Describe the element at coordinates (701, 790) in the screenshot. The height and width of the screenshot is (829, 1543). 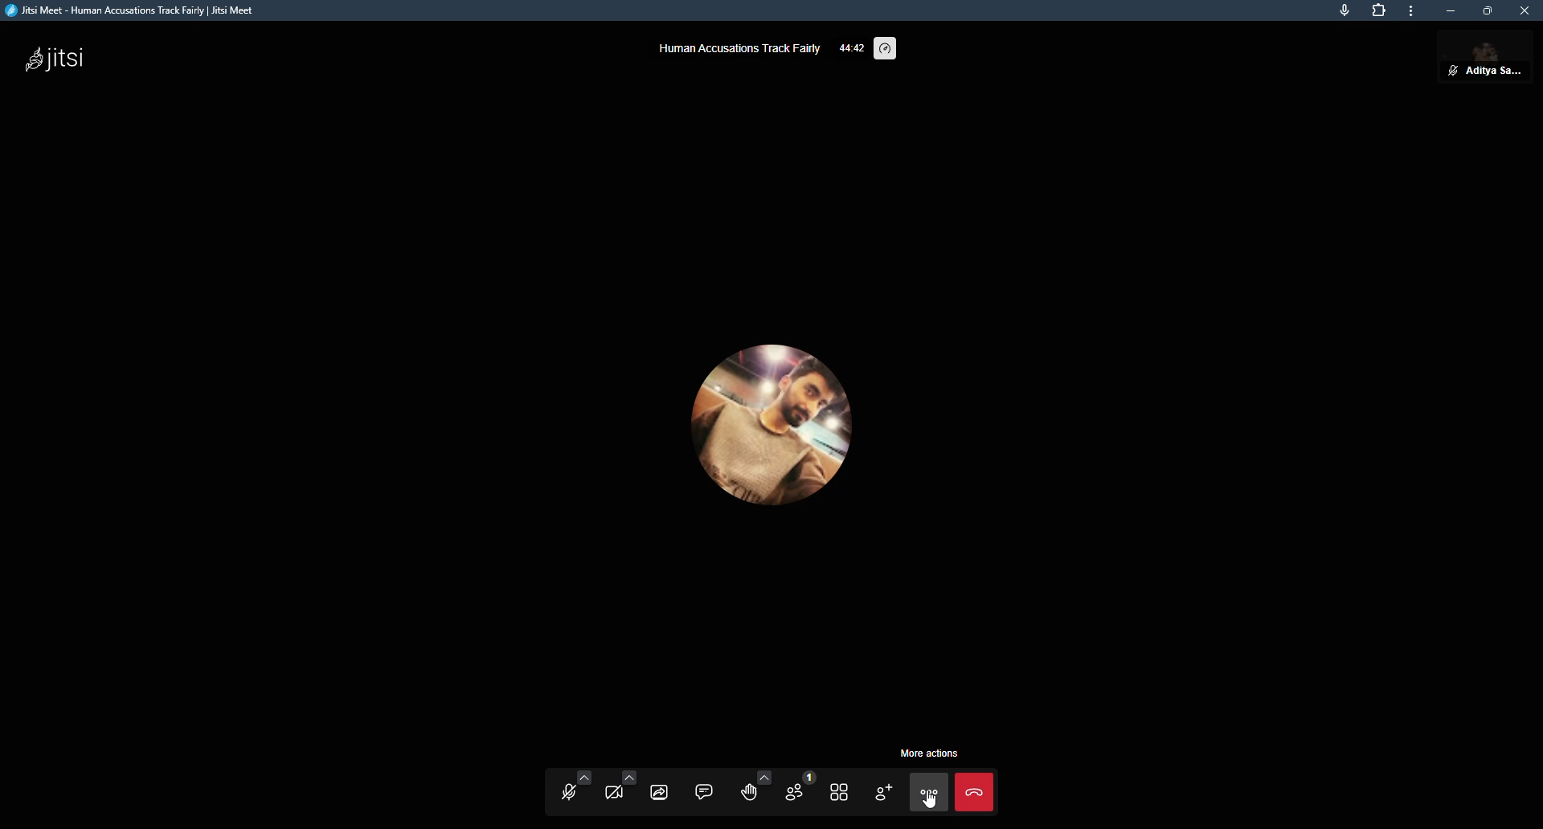
I see `chat` at that location.